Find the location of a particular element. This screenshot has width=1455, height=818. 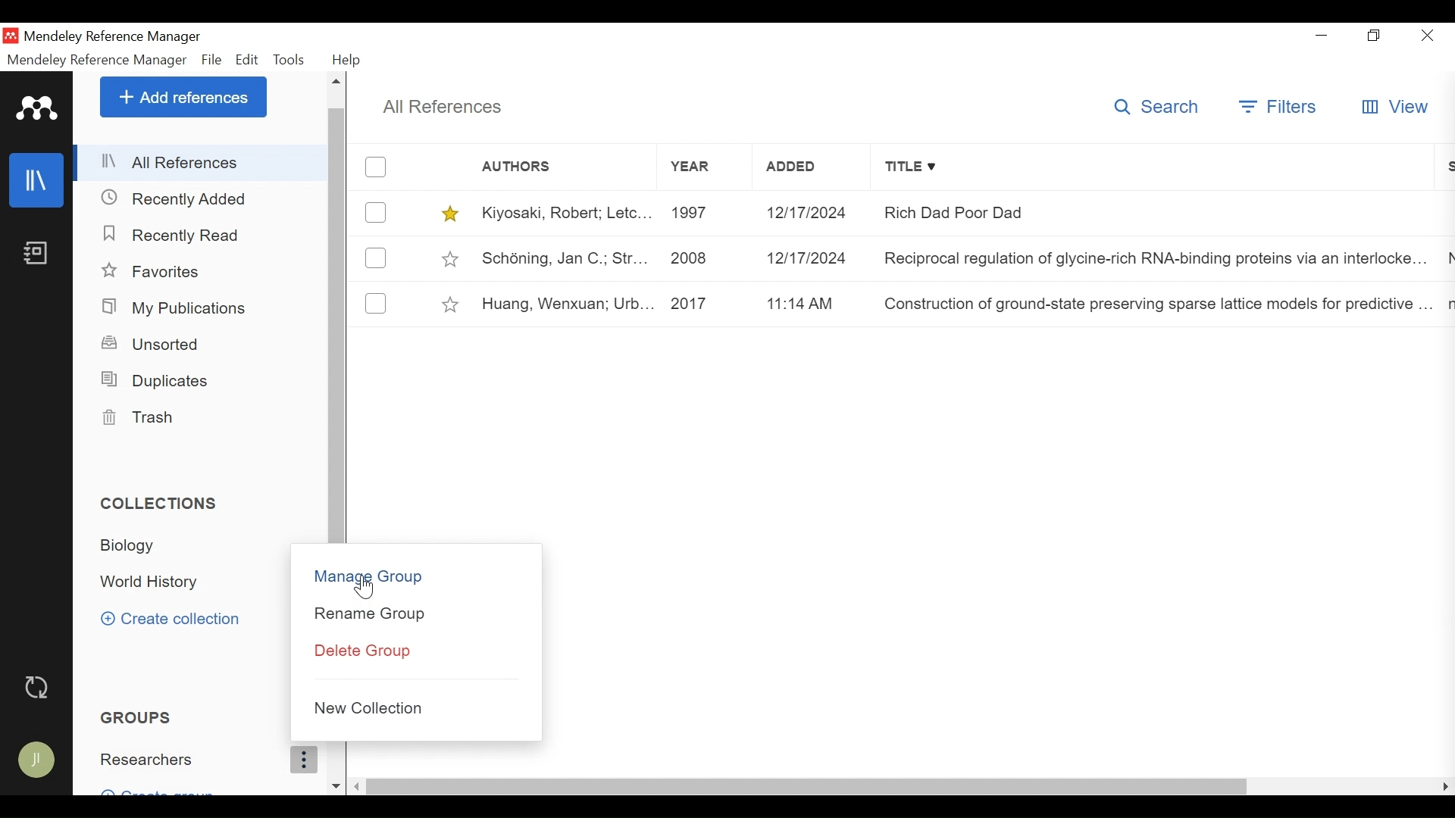

Rich Dad Poor Dad is located at coordinates (1157, 212).